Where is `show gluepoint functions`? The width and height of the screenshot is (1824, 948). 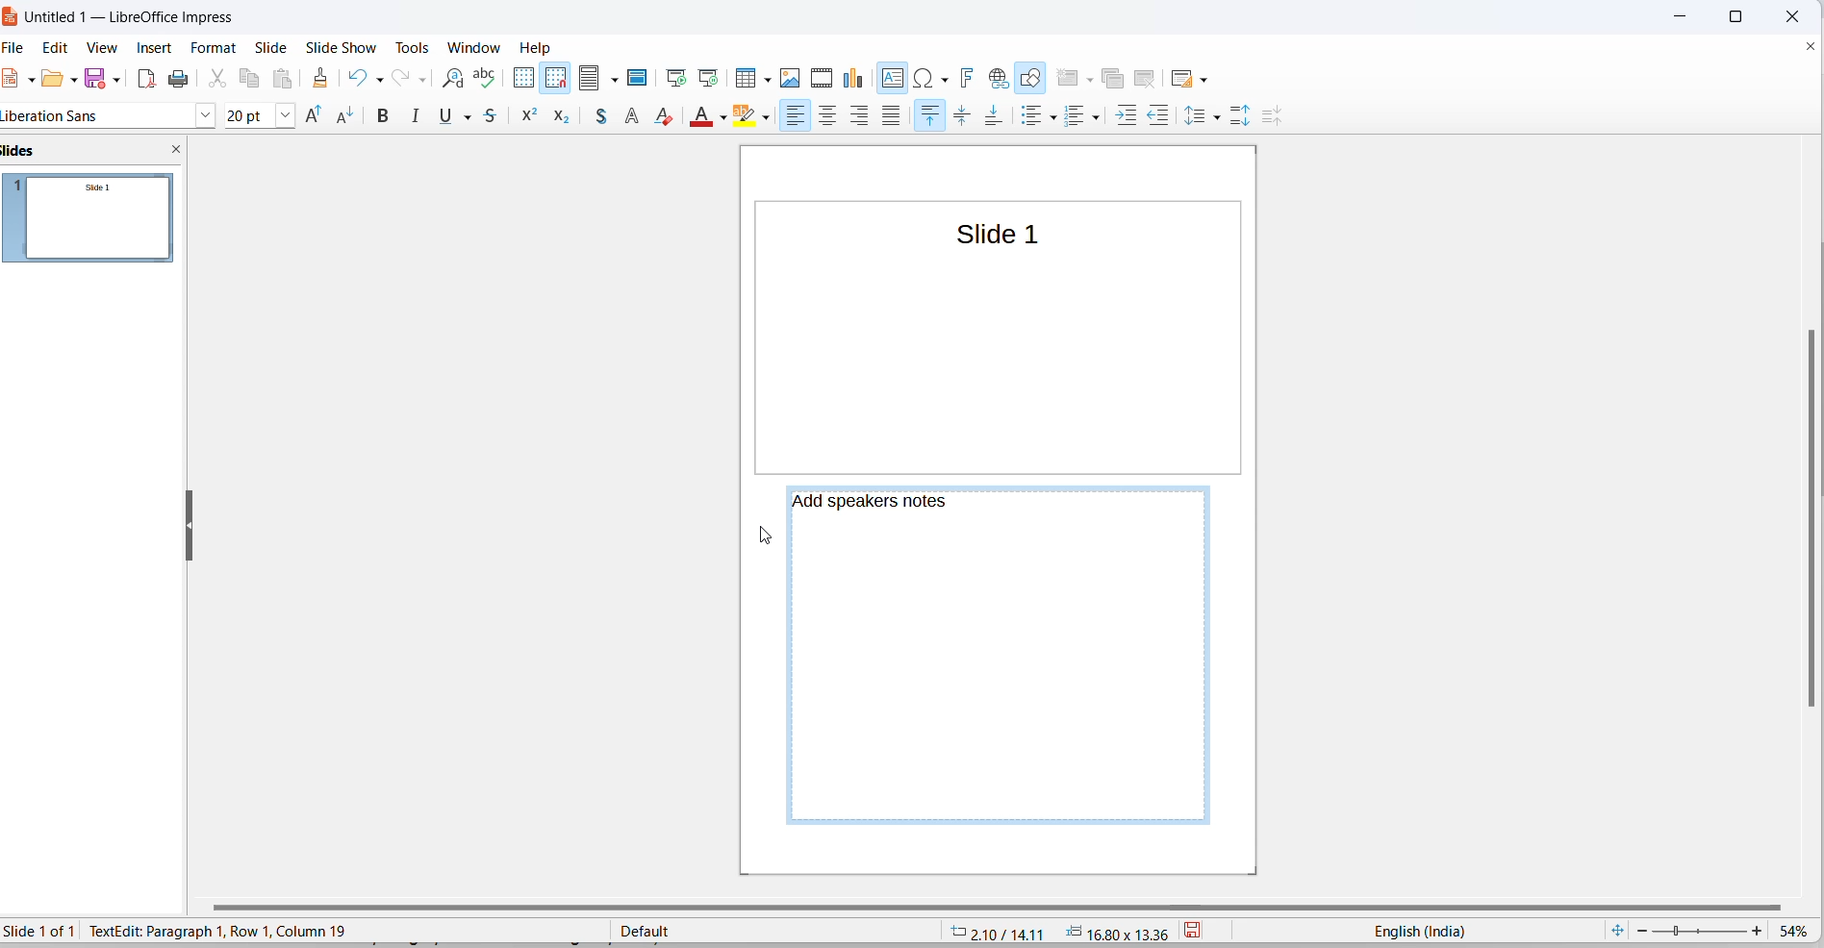
show gluepoint functions is located at coordinates (1030, 118).